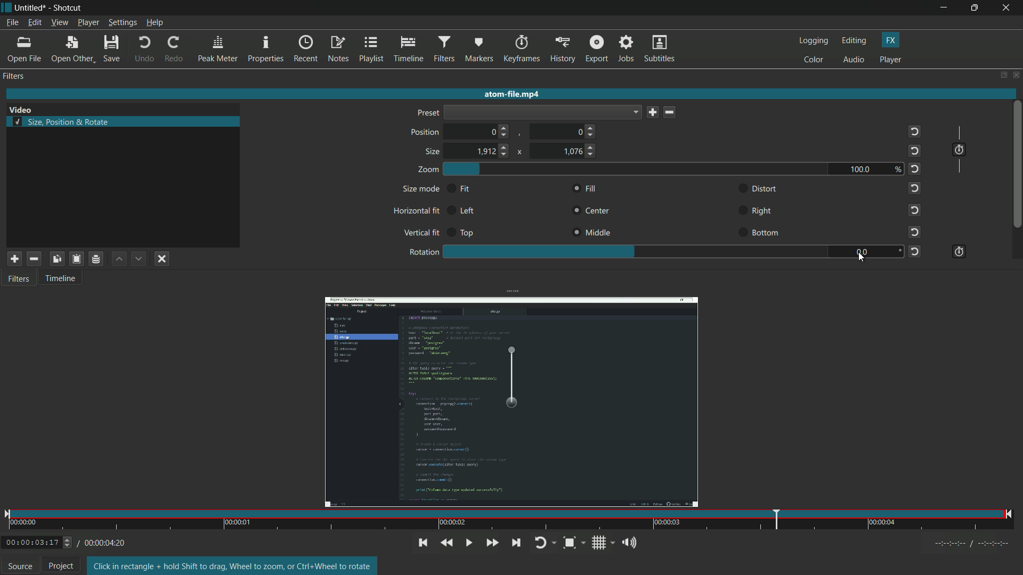  I want to click on left, so click(468, 211).